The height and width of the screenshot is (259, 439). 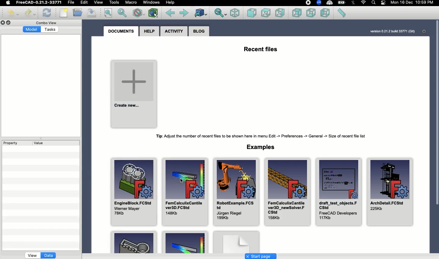 I want to click on Start page, so click(x=261, y=256).